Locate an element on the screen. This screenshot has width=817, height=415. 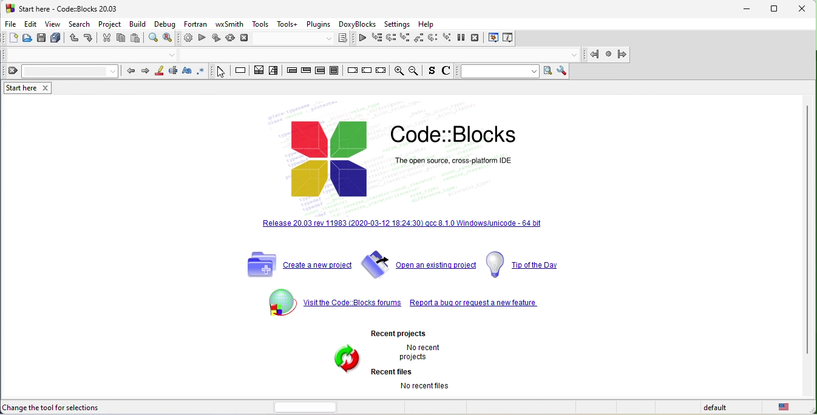
search is located at coordinates (81, 25).